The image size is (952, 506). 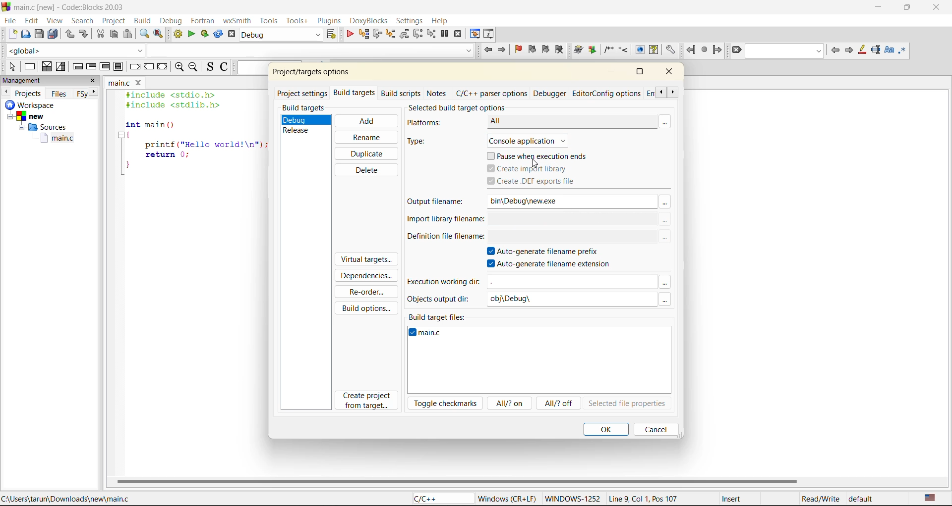 I want to click on type, so click(x=424, y=142).